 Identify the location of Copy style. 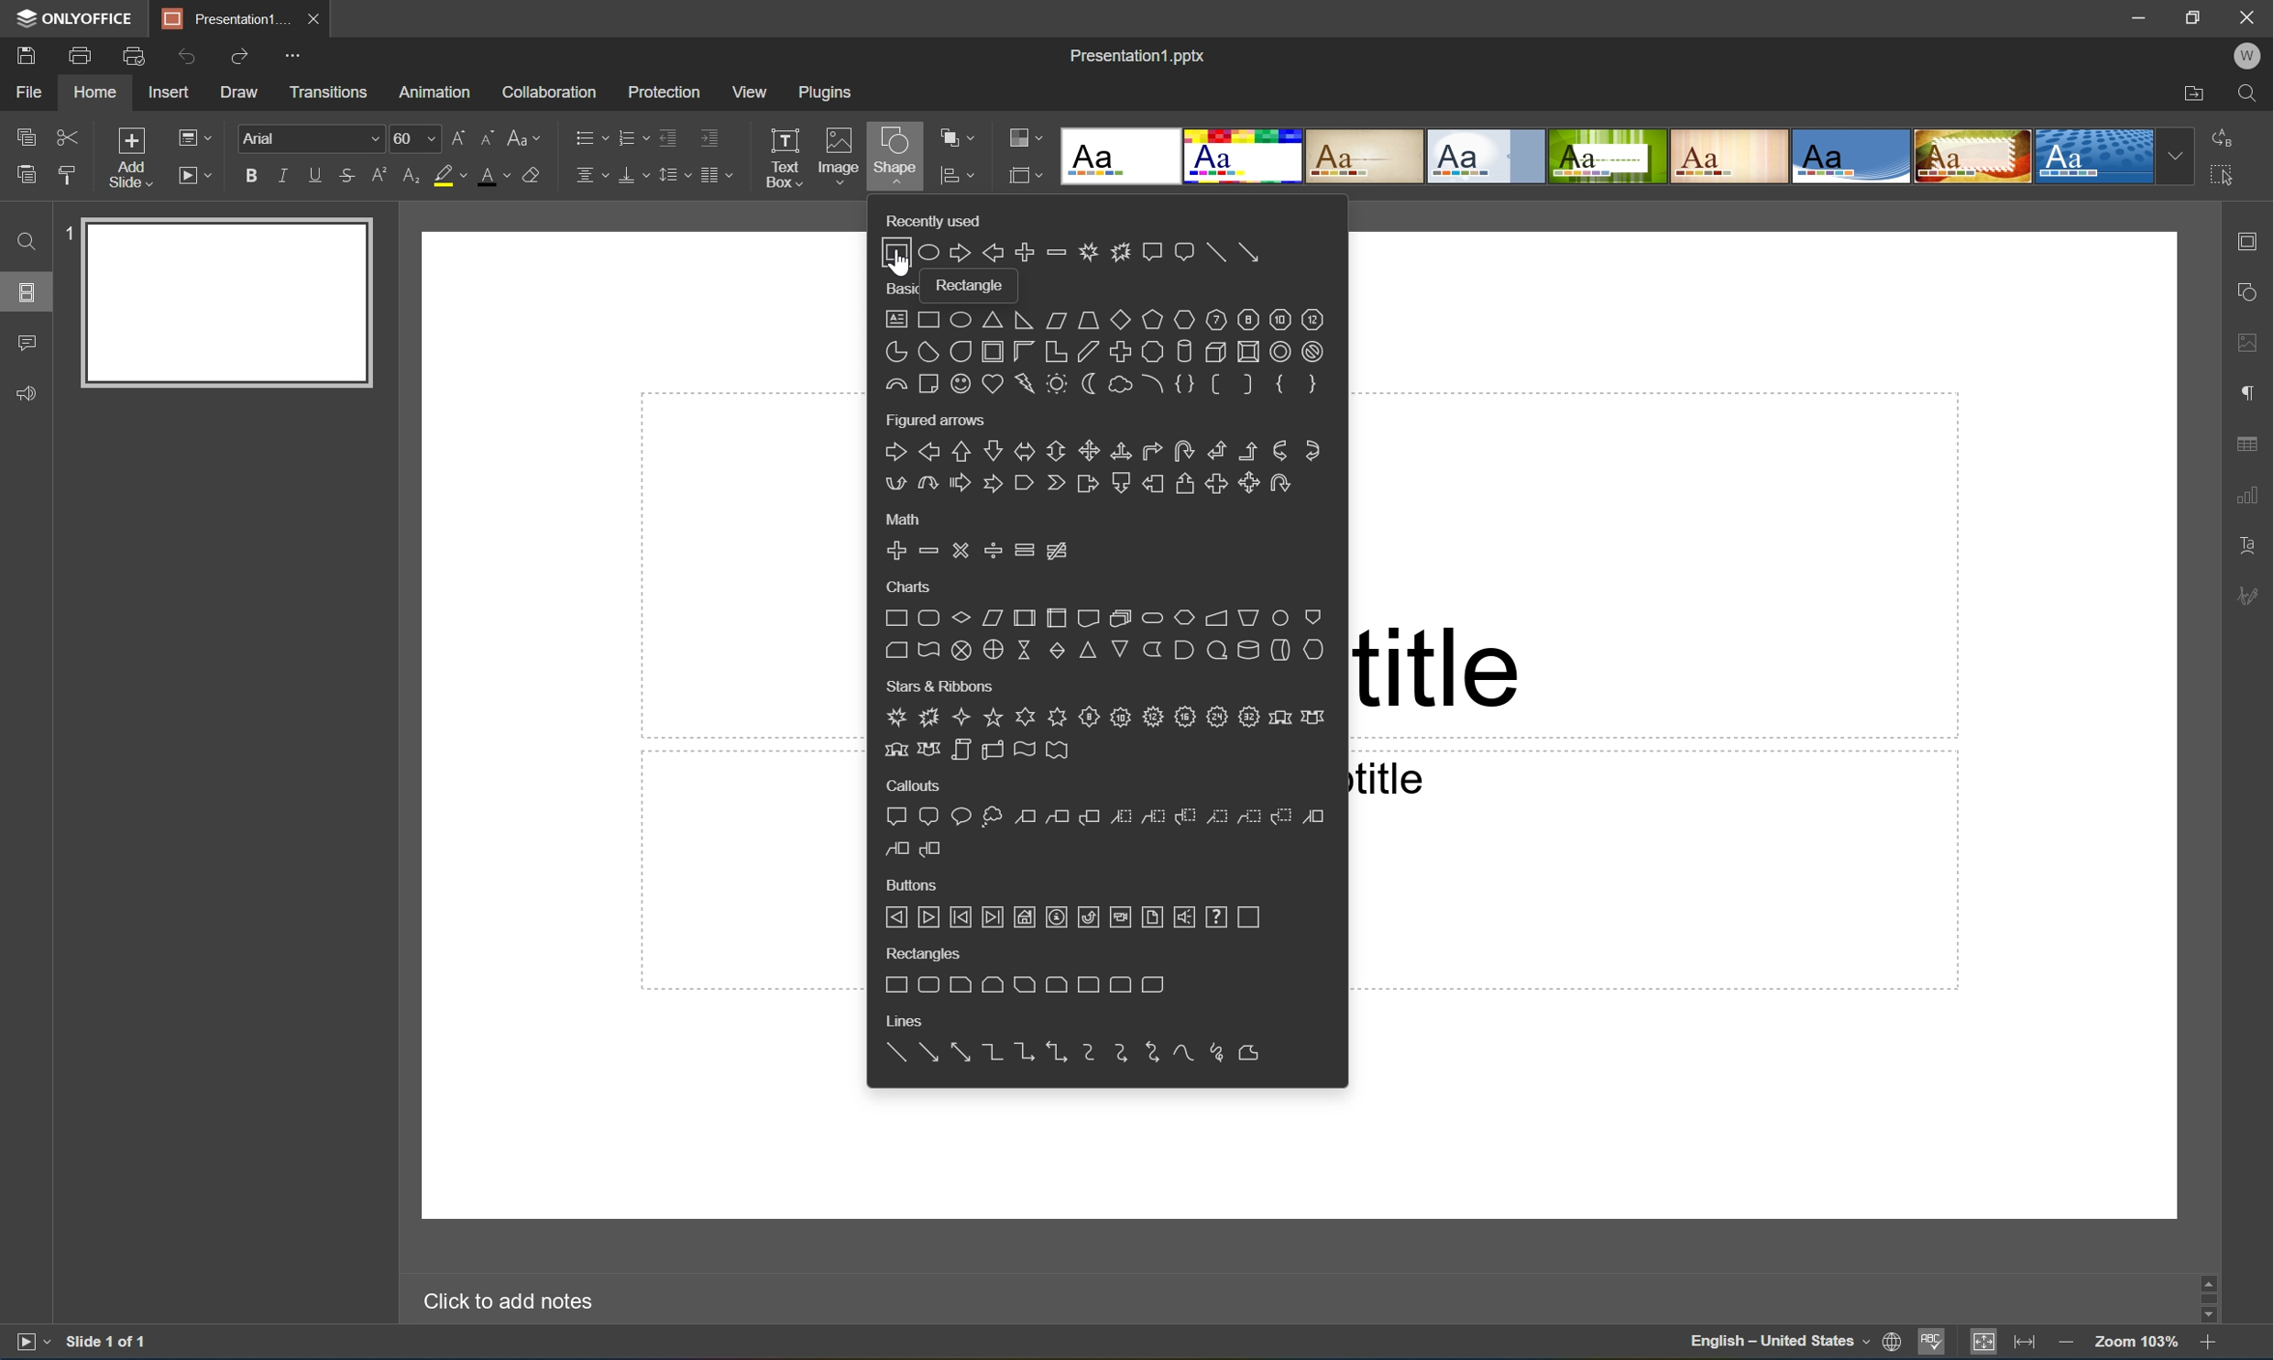
(67, 172).